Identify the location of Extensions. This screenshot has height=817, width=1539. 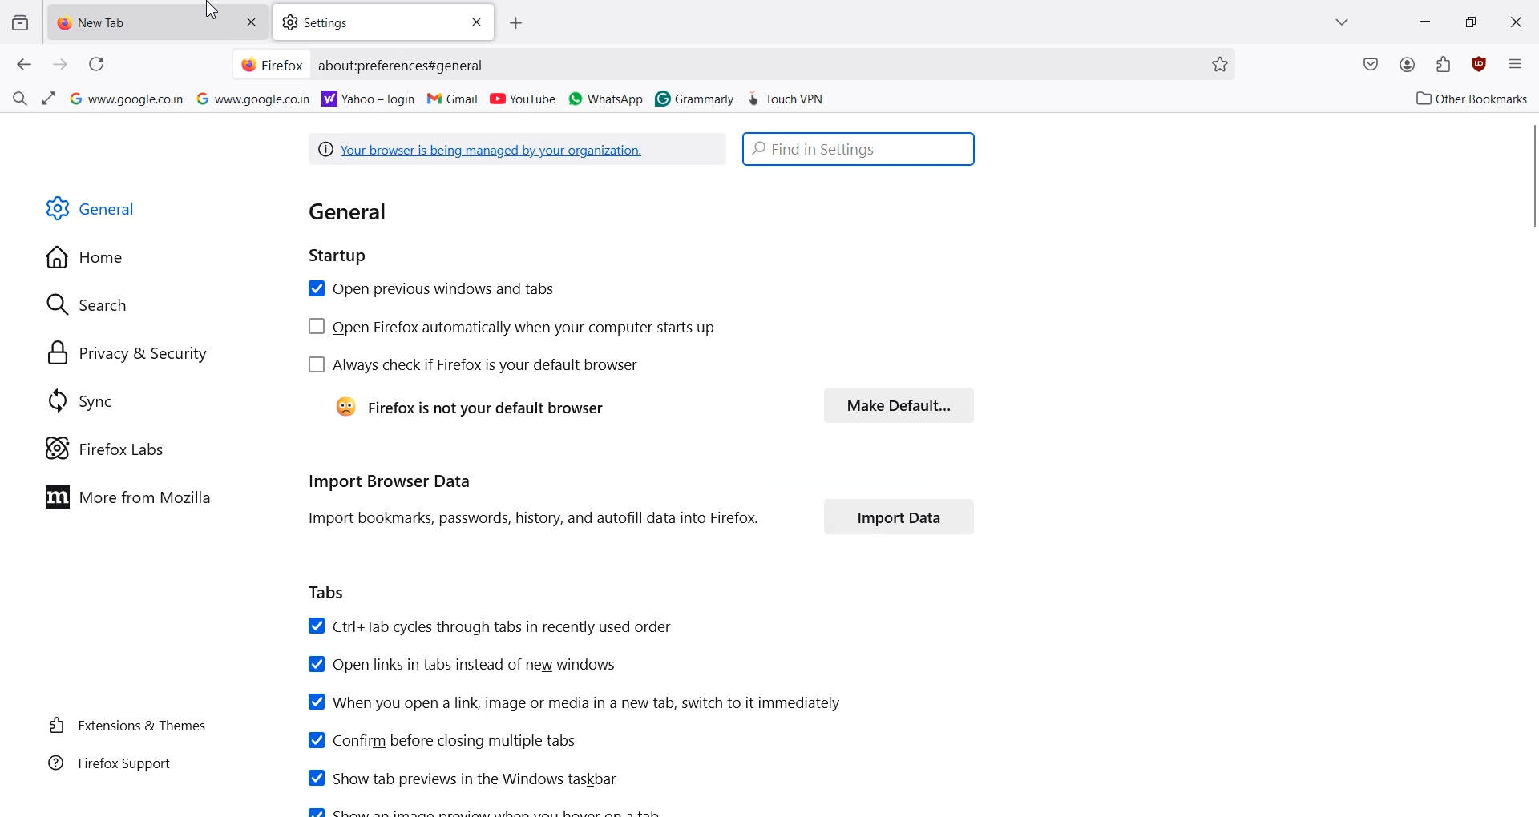
(1444, 64).